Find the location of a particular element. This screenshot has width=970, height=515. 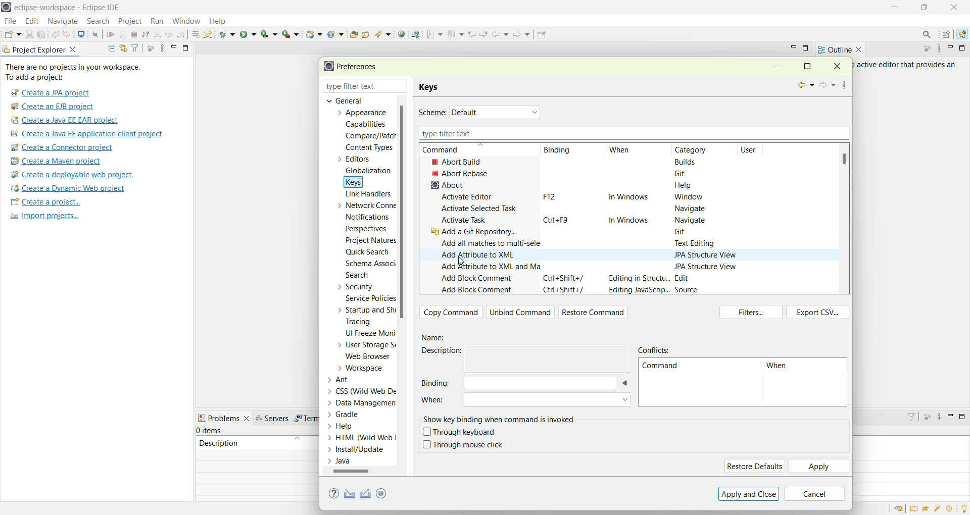

conflict is located at coordinates (656, 349).